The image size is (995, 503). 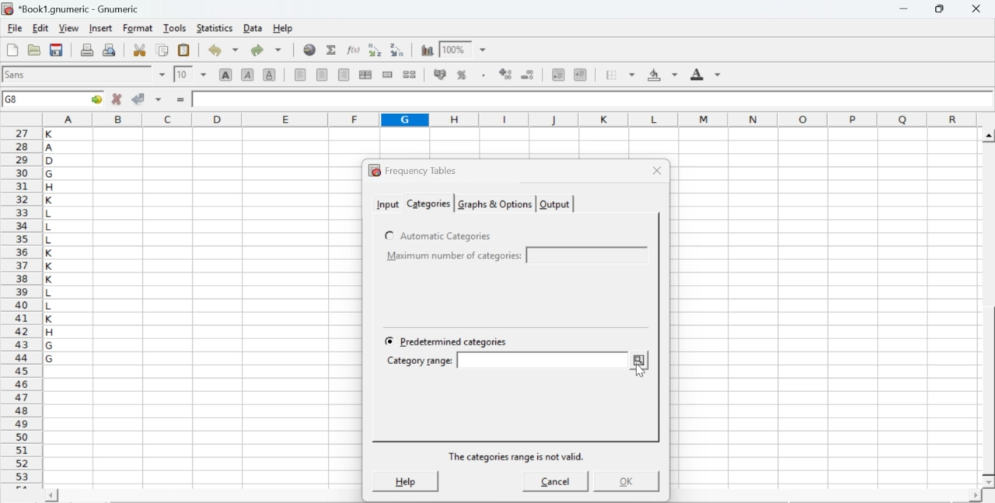 I want to click on format selection as accounting, so click(x=440, y=74).